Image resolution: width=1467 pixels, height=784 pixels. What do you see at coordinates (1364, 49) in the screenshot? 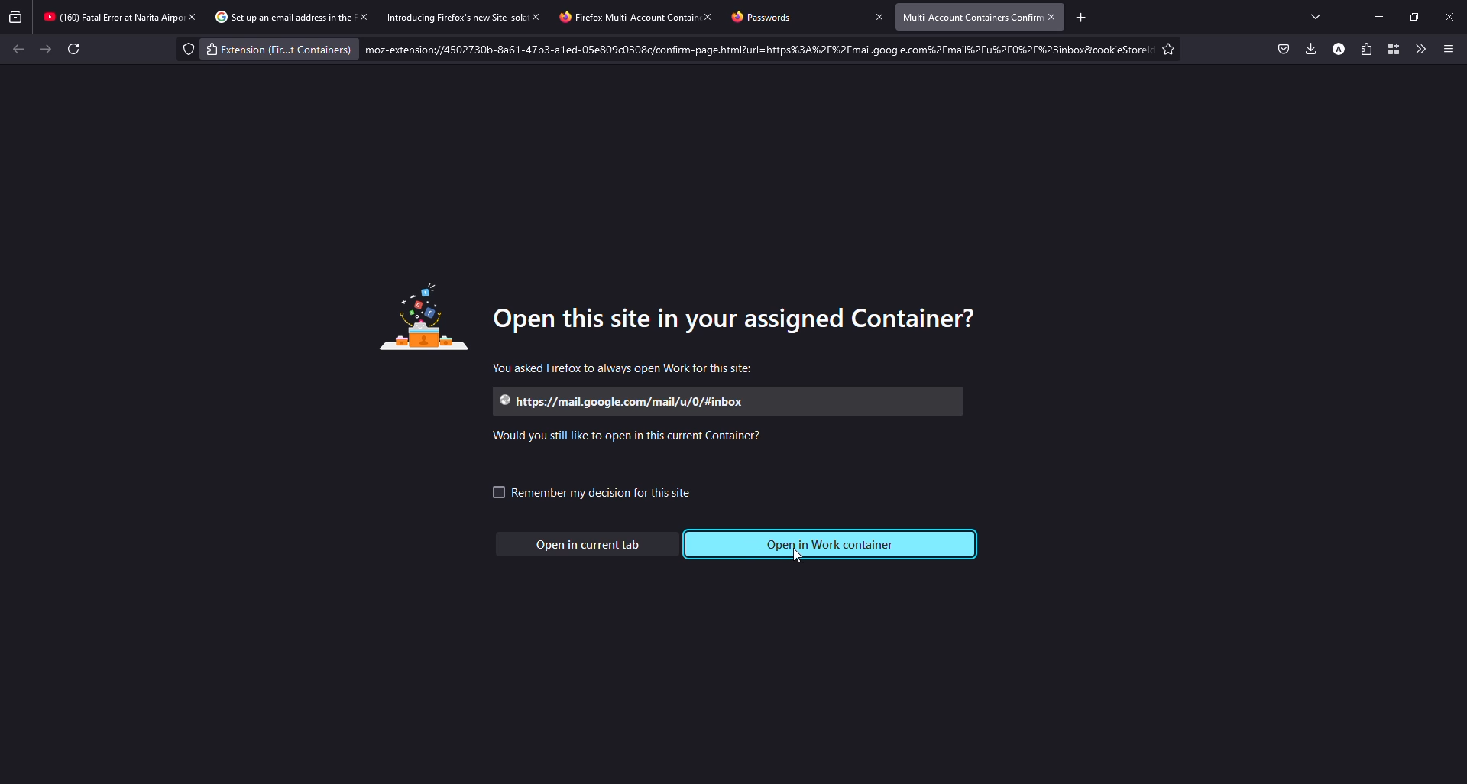
I see `extensions` at bounding box center [1364, 49].